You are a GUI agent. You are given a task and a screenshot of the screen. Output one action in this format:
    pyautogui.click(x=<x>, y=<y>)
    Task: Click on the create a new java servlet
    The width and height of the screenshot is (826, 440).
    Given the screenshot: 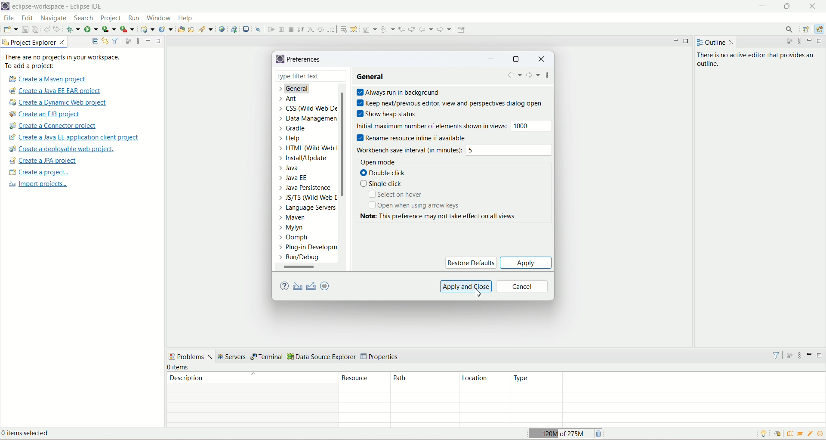 What is the action you would take?
    pyautogui.click(x=166, y=30)
    